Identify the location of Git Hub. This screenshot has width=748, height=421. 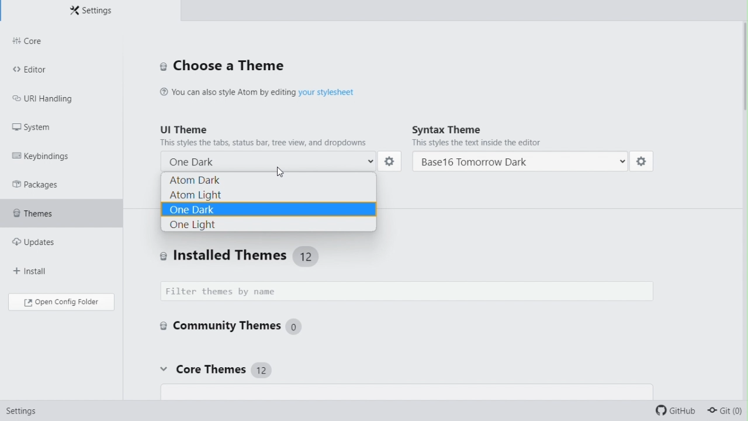
(678, 412).